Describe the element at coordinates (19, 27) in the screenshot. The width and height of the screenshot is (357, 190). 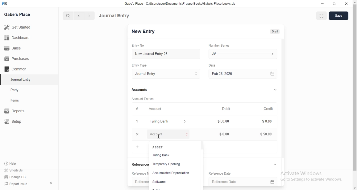
I see `Get Started` at that location.